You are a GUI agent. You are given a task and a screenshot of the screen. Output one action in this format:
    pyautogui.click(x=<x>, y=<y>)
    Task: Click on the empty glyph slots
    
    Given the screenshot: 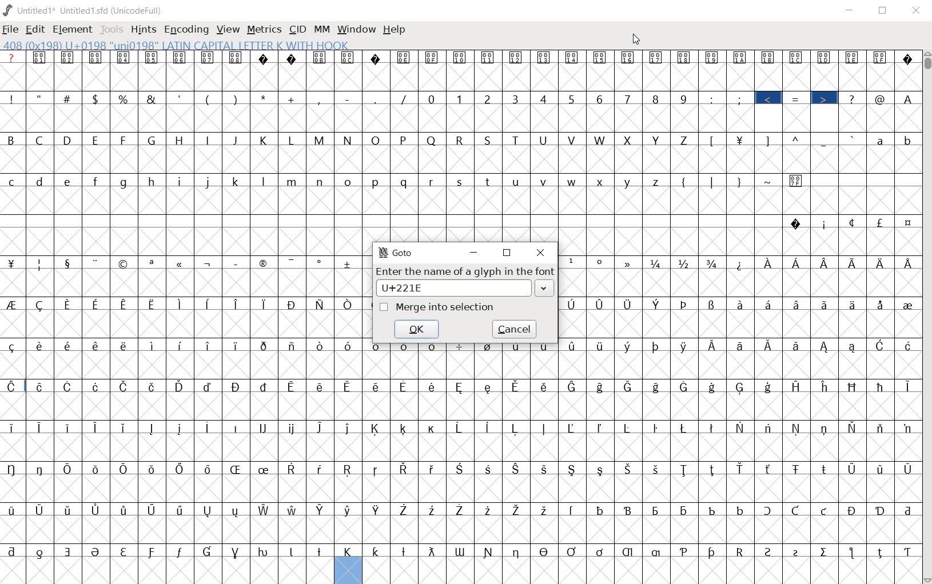 What is the action you would take?
    pyautogui.click(x=461, y=202)
    